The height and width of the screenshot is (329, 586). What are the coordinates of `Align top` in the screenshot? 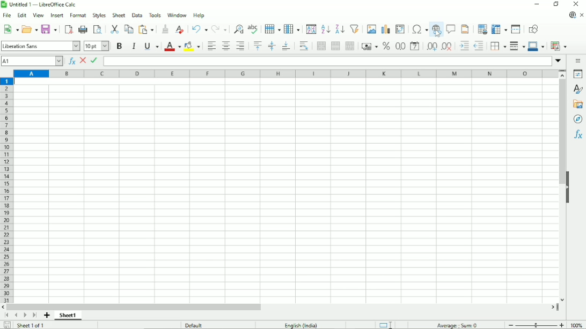 It's located at (257, 46).